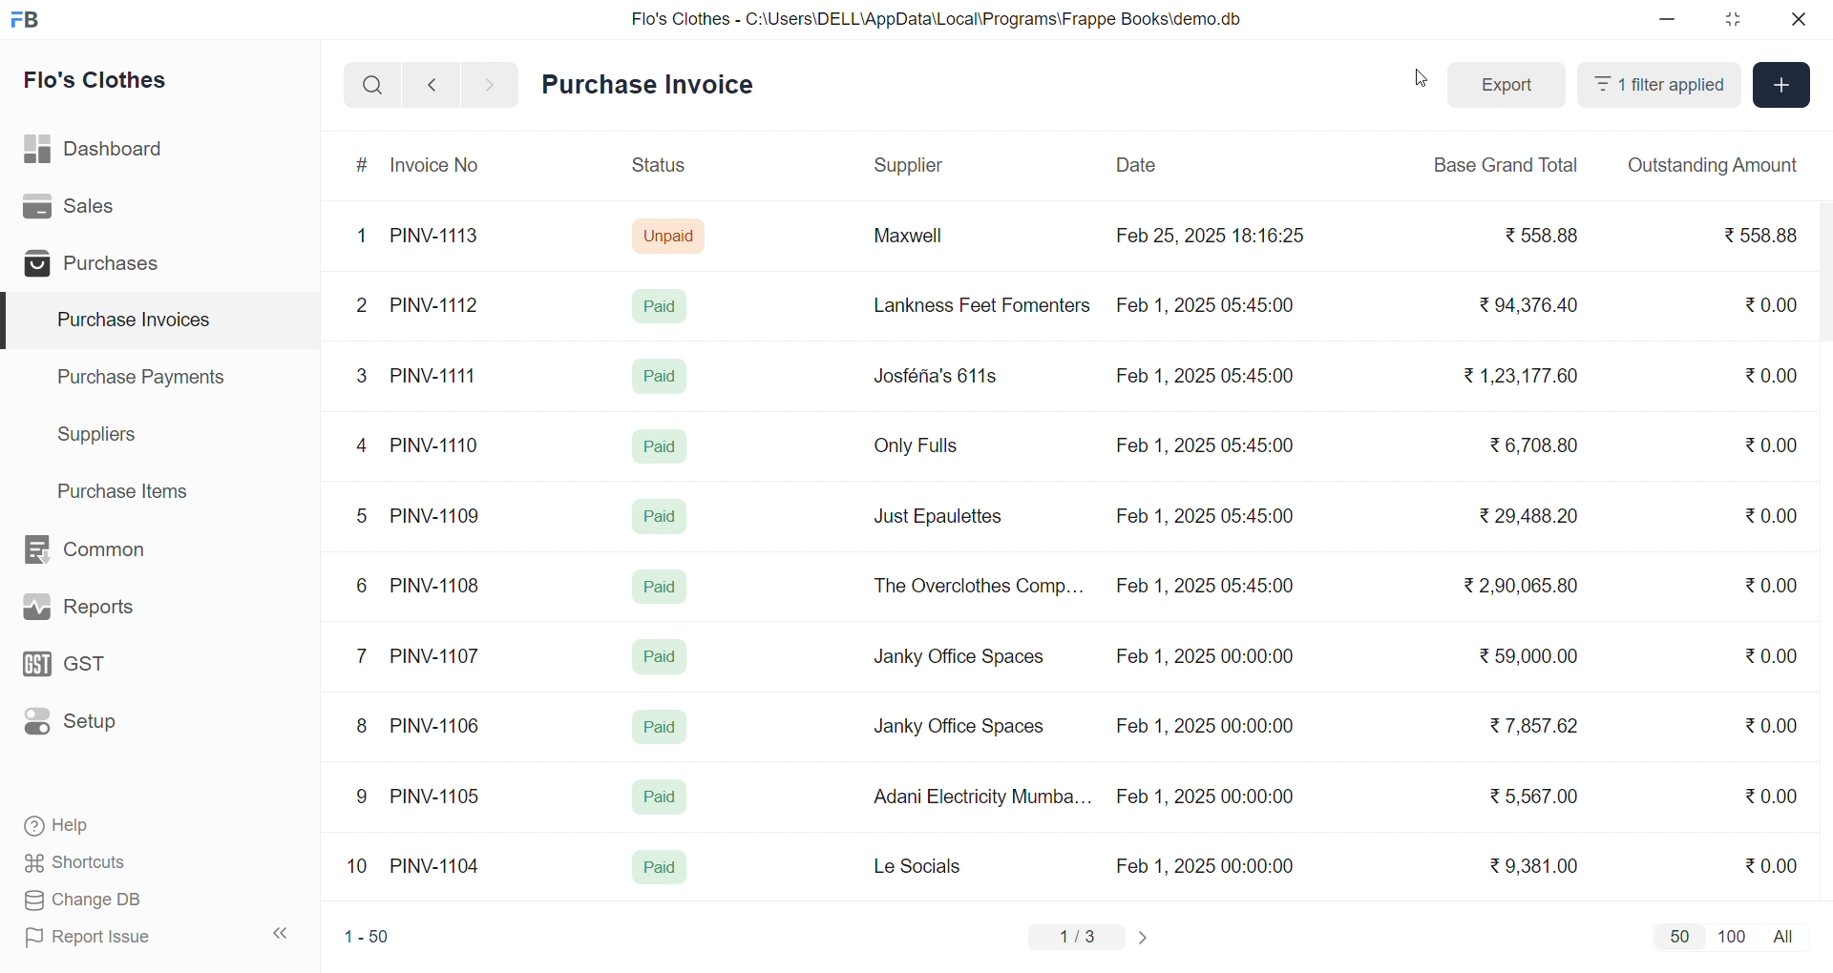 The width and height of the screenshot is (1833, 973). What do you see at coordinates (105, 550) in the screenshot?
I see `Common` at bounding box center [105, 550].